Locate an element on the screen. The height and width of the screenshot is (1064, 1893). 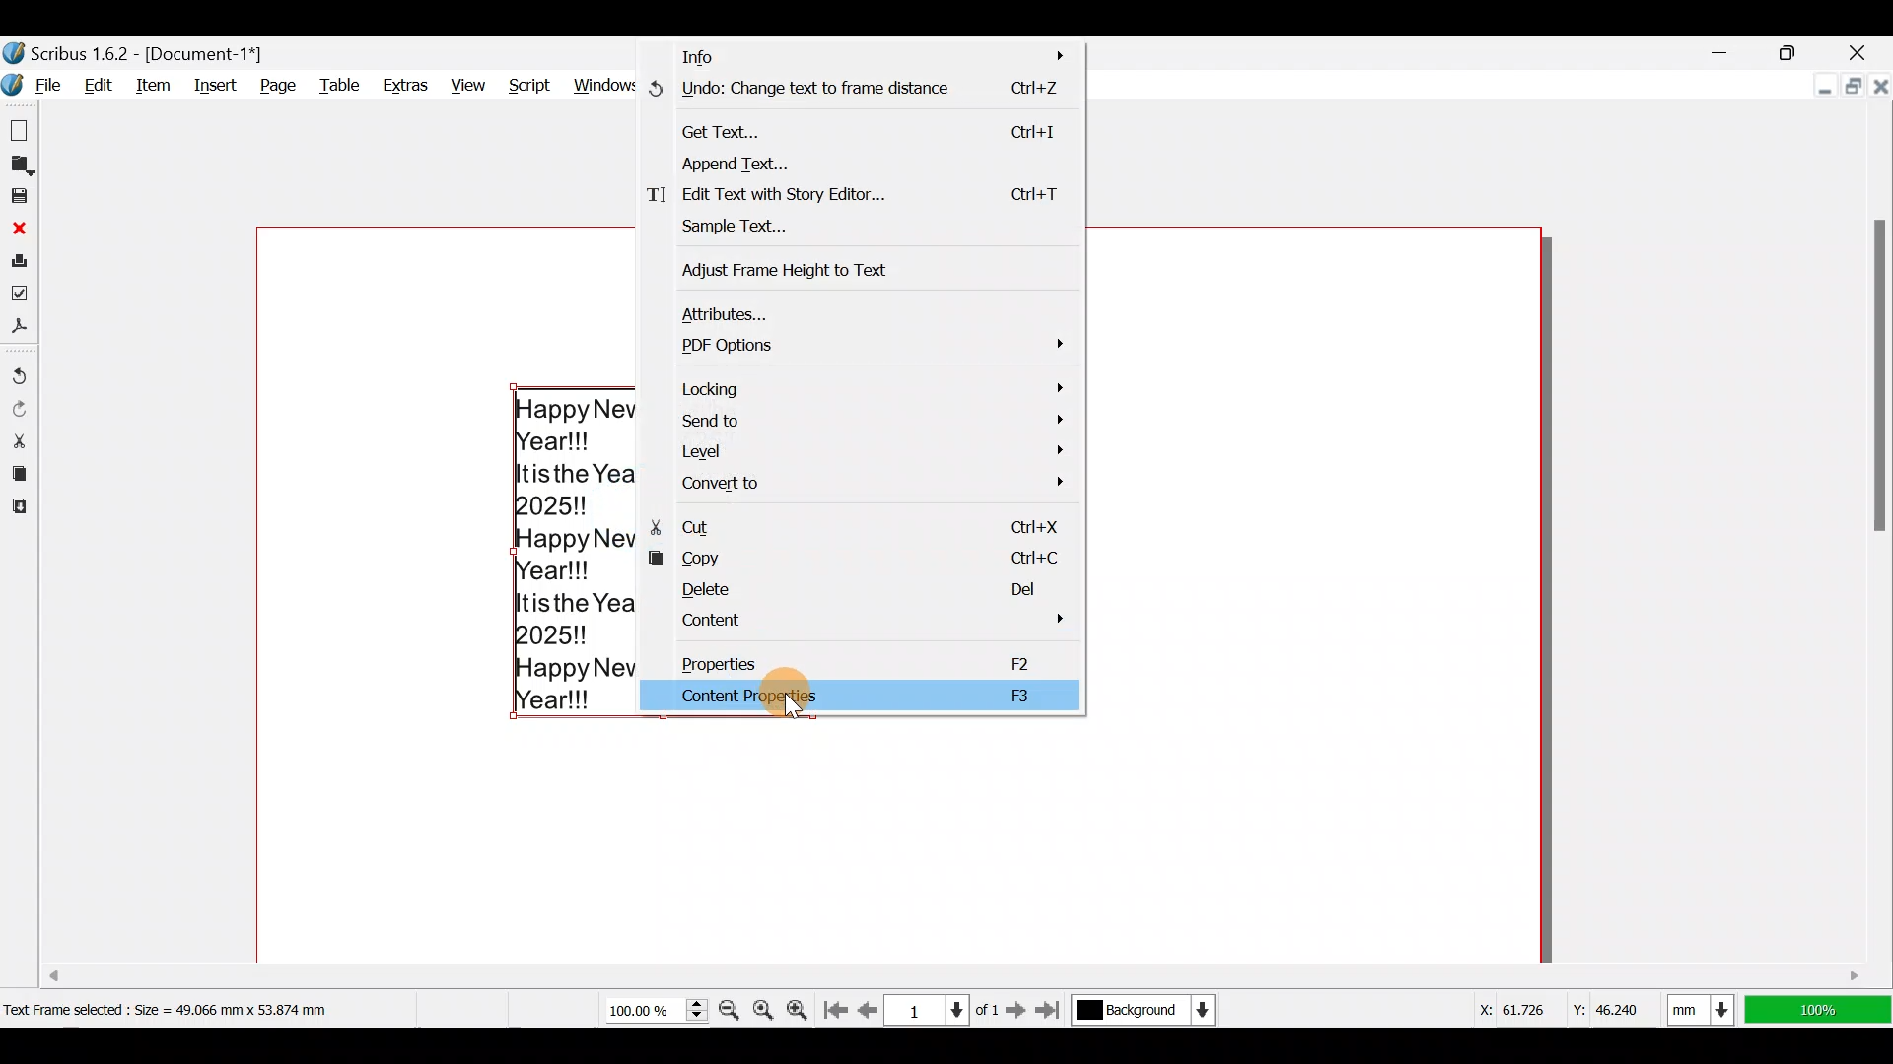
Table is located at coordinates (342, 84).